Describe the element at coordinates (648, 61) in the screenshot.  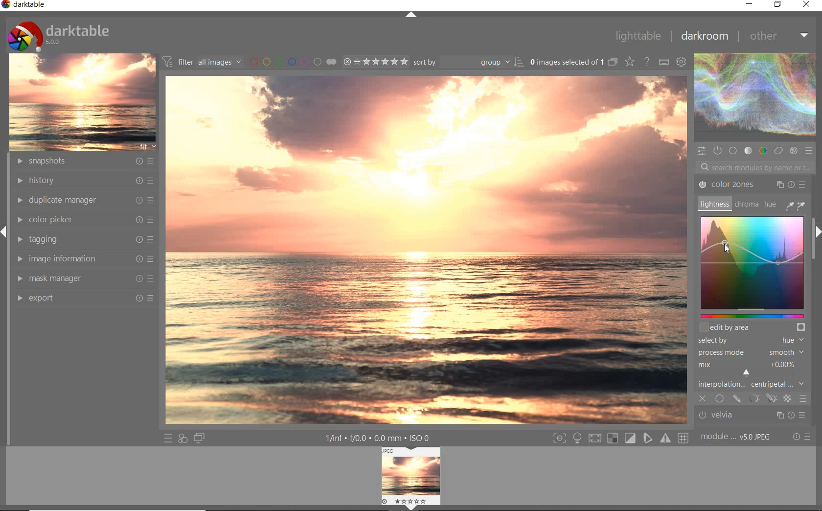
I see `ENABLE FOR ONLINE HELP` at that location.